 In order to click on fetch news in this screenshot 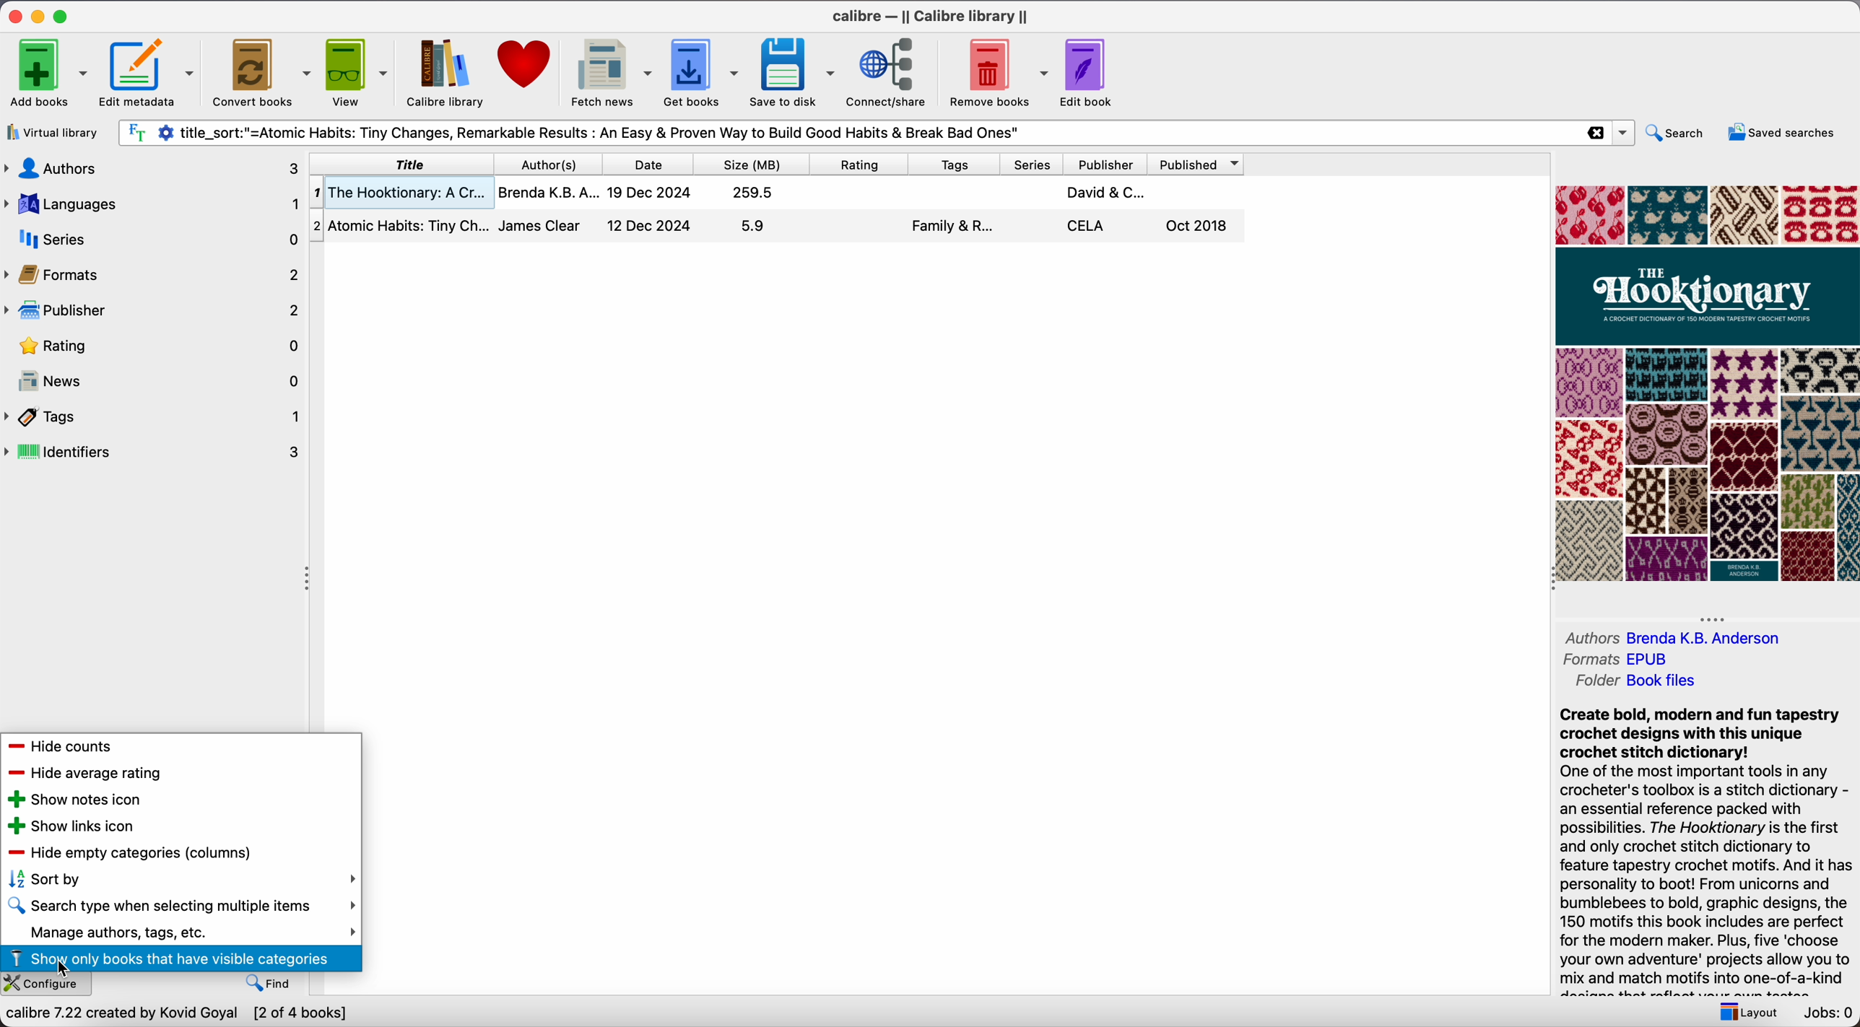, I will do `click(610, 71)`.